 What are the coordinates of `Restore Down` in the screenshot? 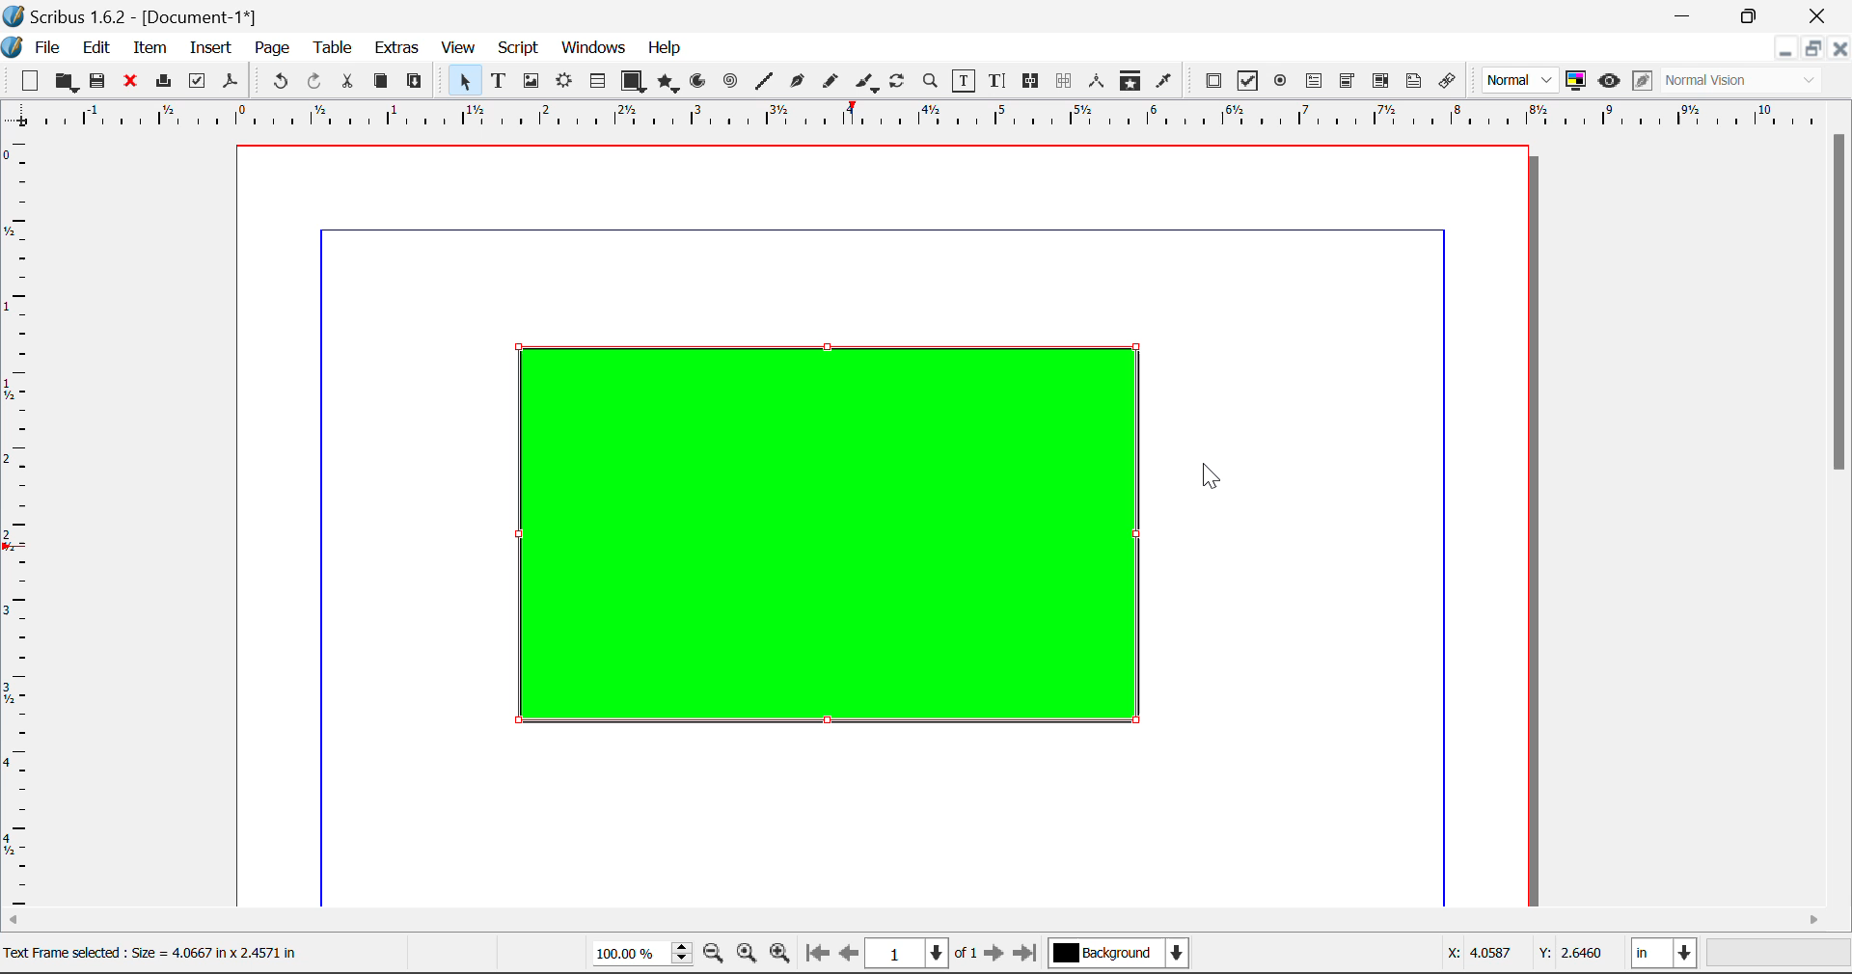 It's located at (1784, 48).